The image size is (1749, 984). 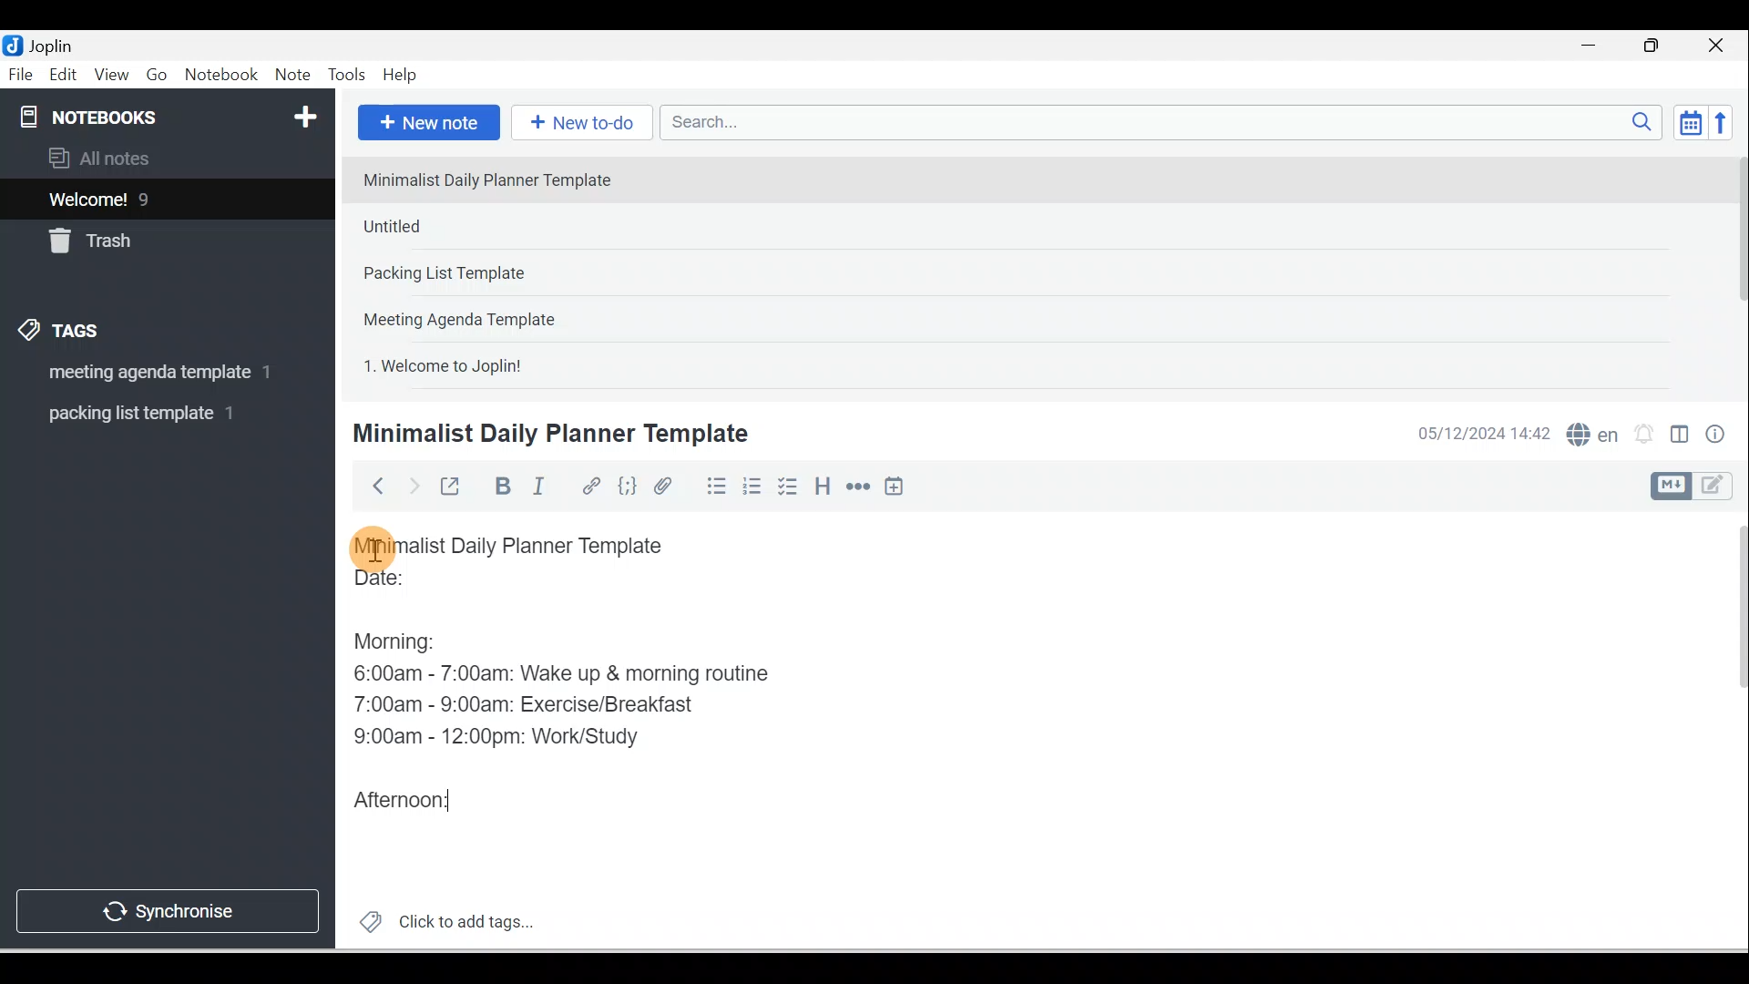 What do you see at coordinates (220, 76) in the screenshot?
I see `Notebook` at bounding box center [220, 76].